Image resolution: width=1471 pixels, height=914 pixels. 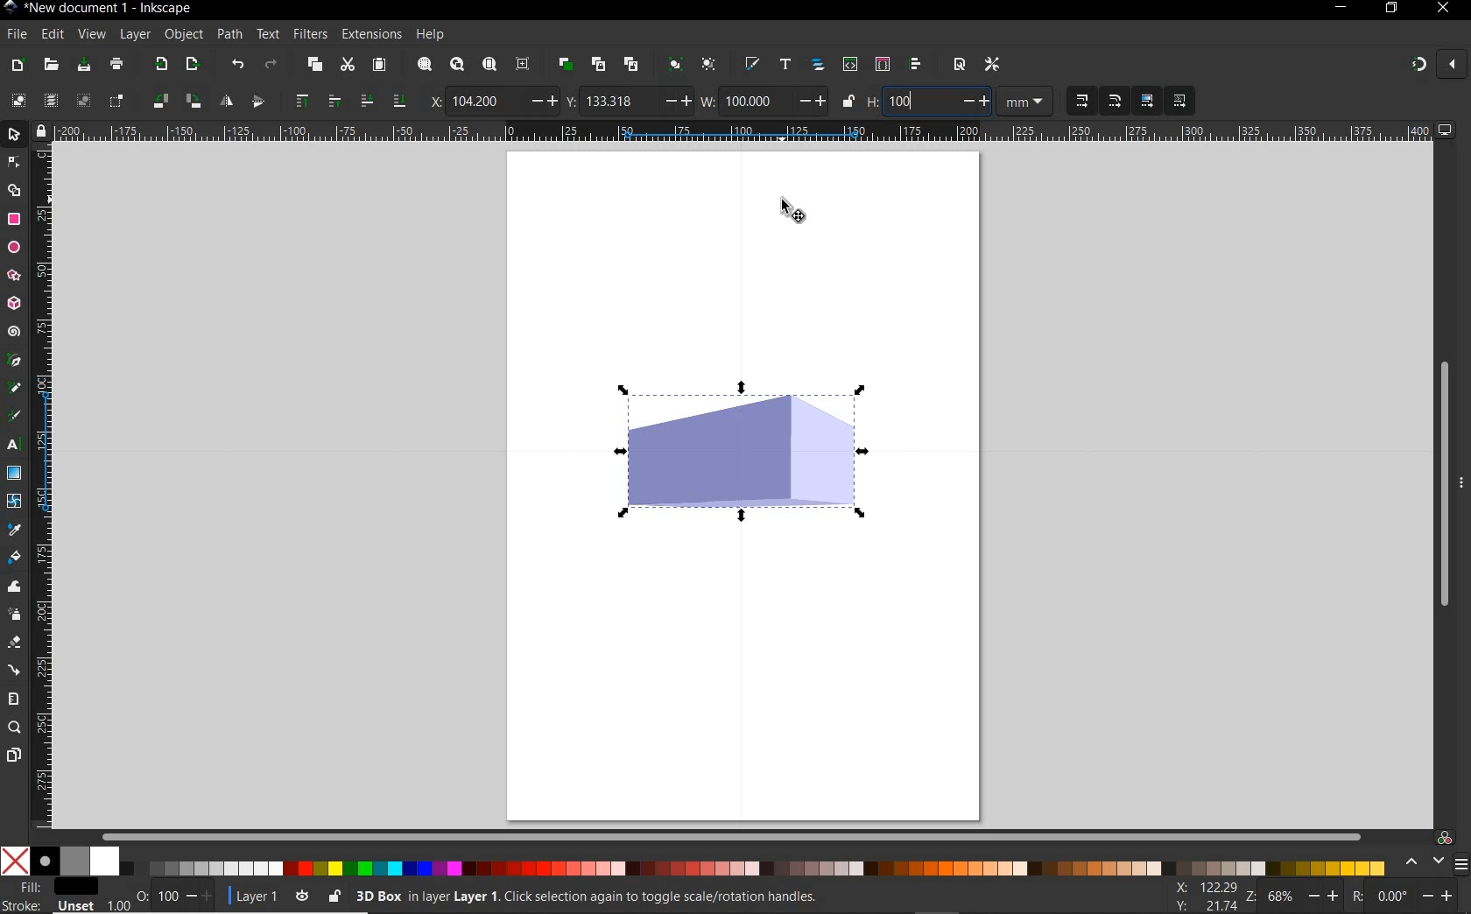 I want to click on move patterns, so click(x=1177, y=102).